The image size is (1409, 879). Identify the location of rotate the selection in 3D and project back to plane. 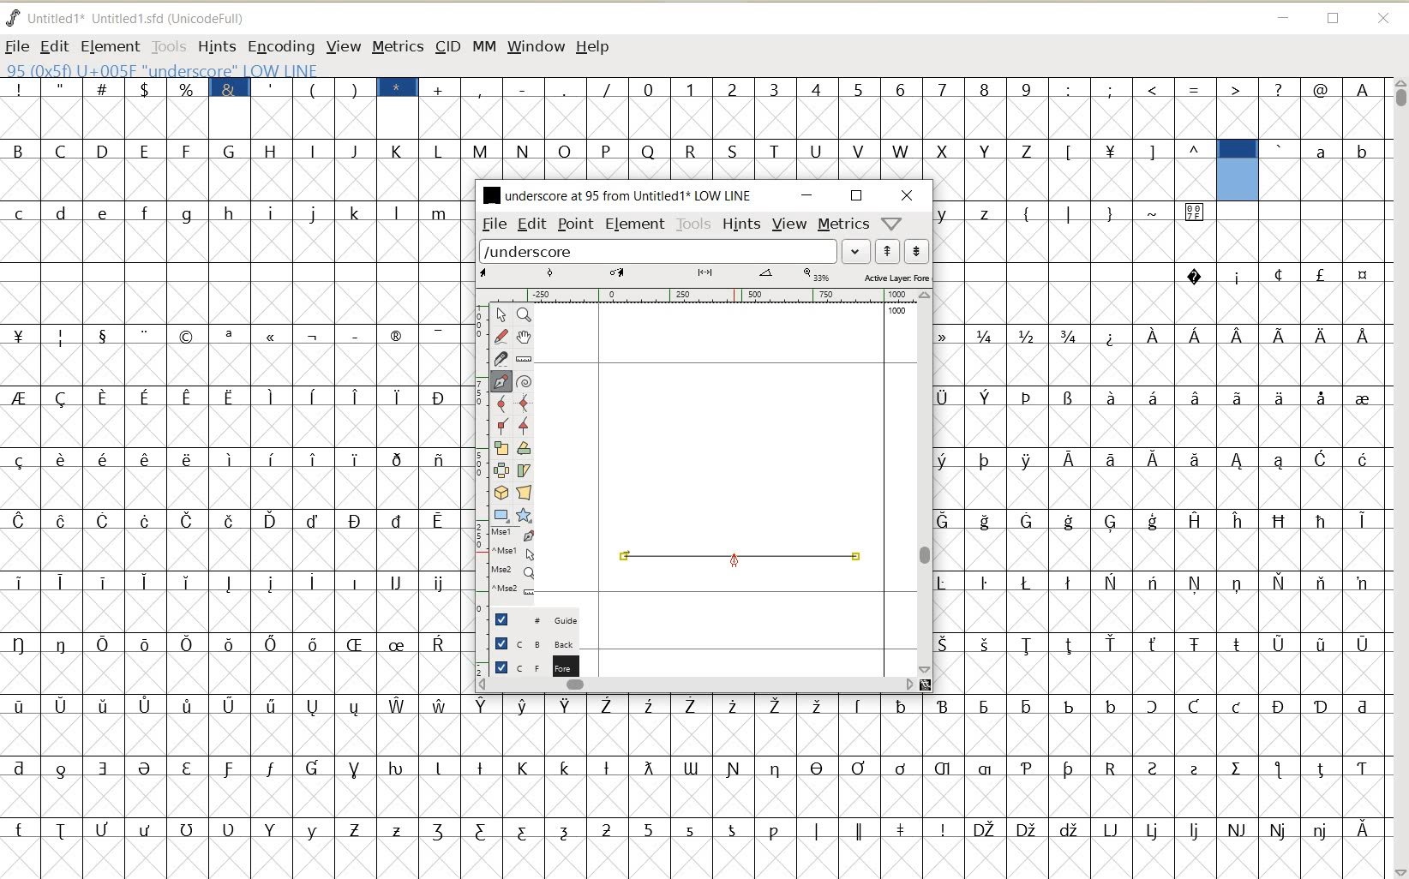
(501, 492).